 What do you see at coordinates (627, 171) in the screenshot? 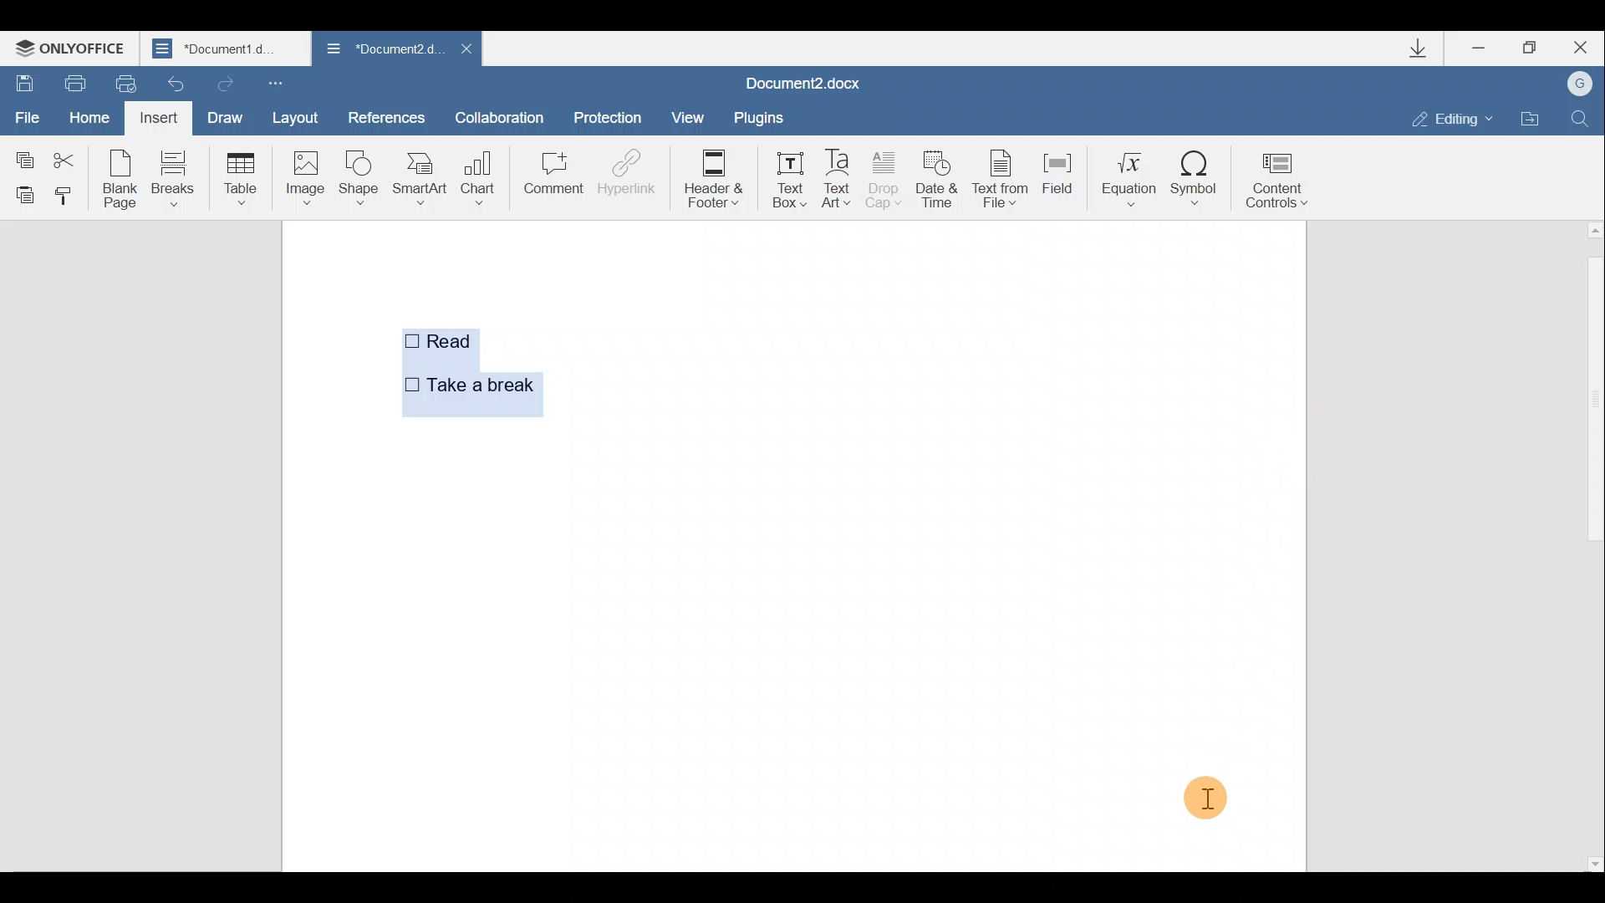
I see `Hyperlink` at bounding box center [627, 171].